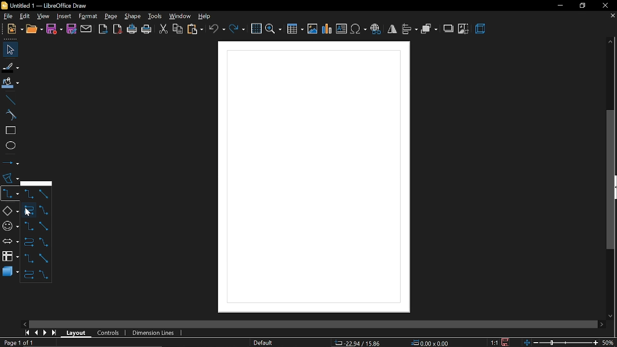 The height and width of the screenshot is (347, 617). I want to click on move left, so click(25, 323).